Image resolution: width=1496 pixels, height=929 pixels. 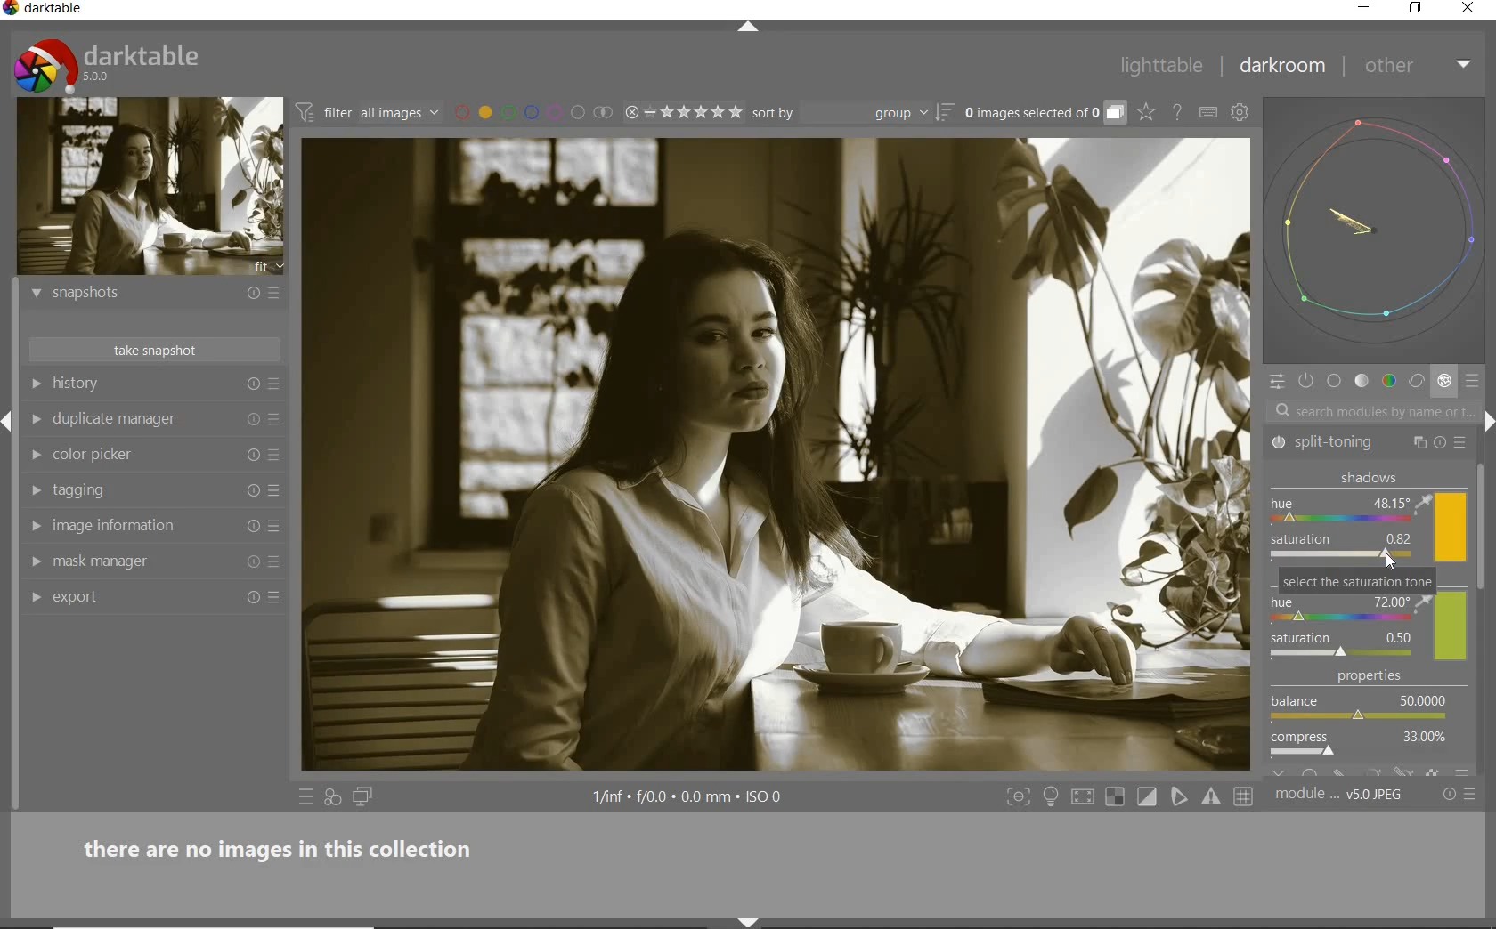 I want to click on toggle clipping indication, so click(x=1149, y=796).